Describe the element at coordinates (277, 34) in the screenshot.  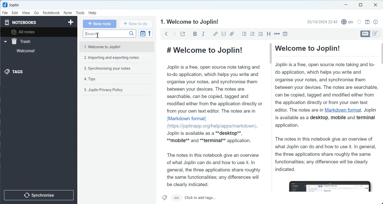
I see `Horizontal Rule` at that location.